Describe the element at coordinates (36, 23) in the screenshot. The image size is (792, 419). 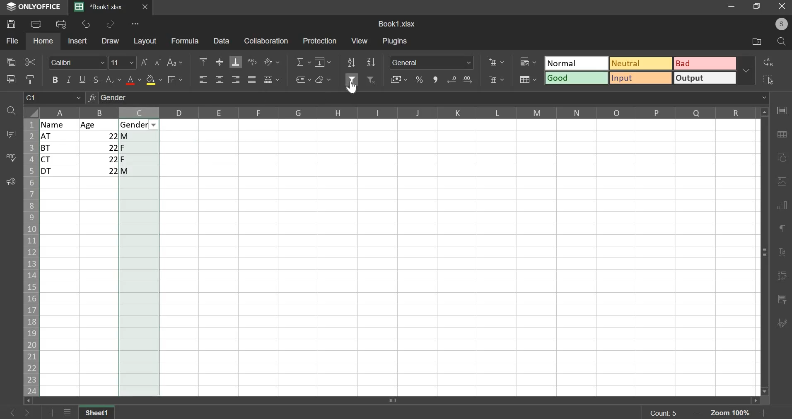
I see `print` at that location.